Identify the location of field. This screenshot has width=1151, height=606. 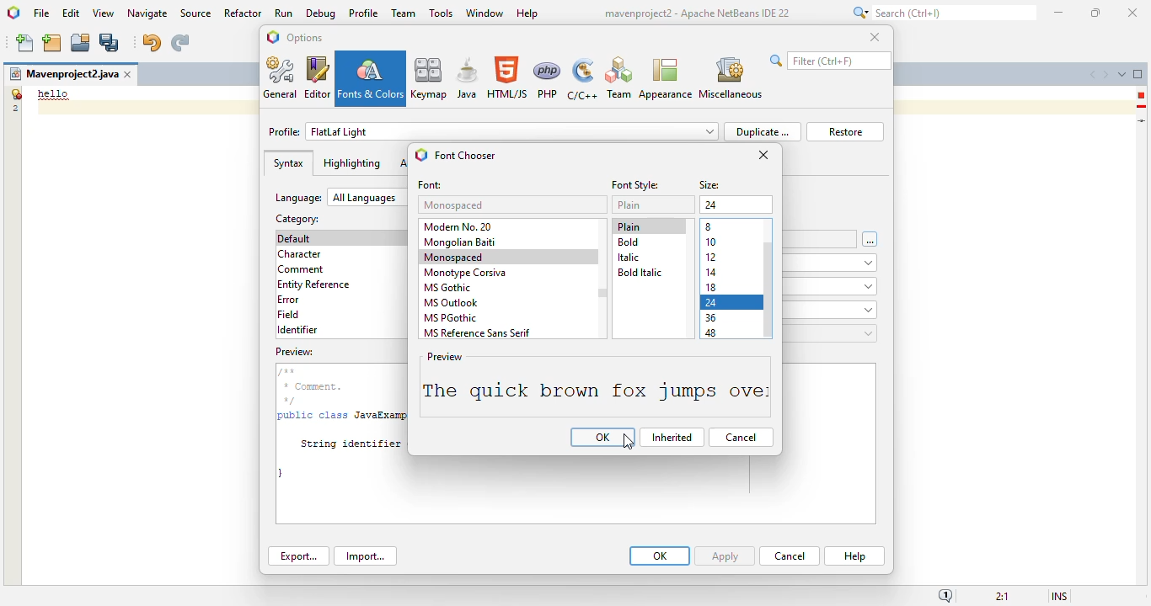
(288, 314).